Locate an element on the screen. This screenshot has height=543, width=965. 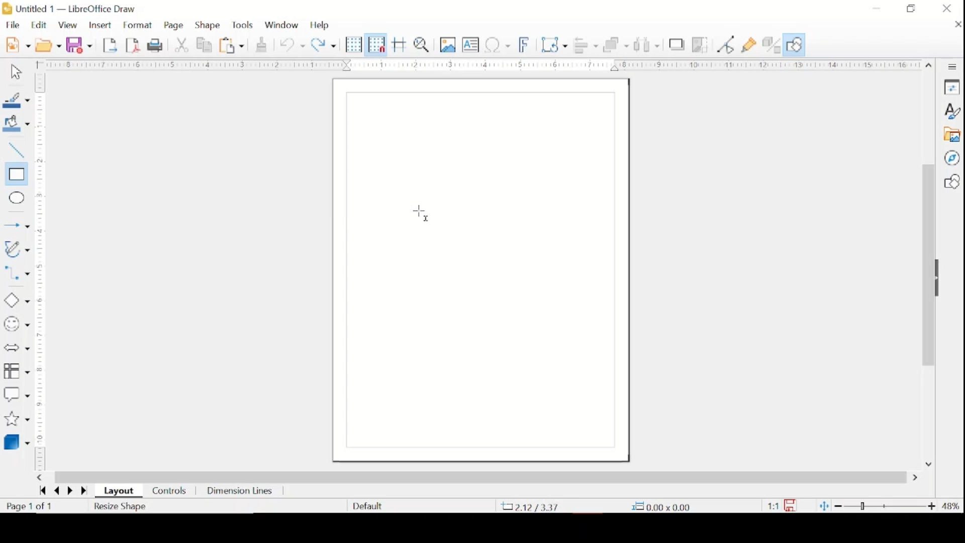
arrange is located at coordinates (616, 44).